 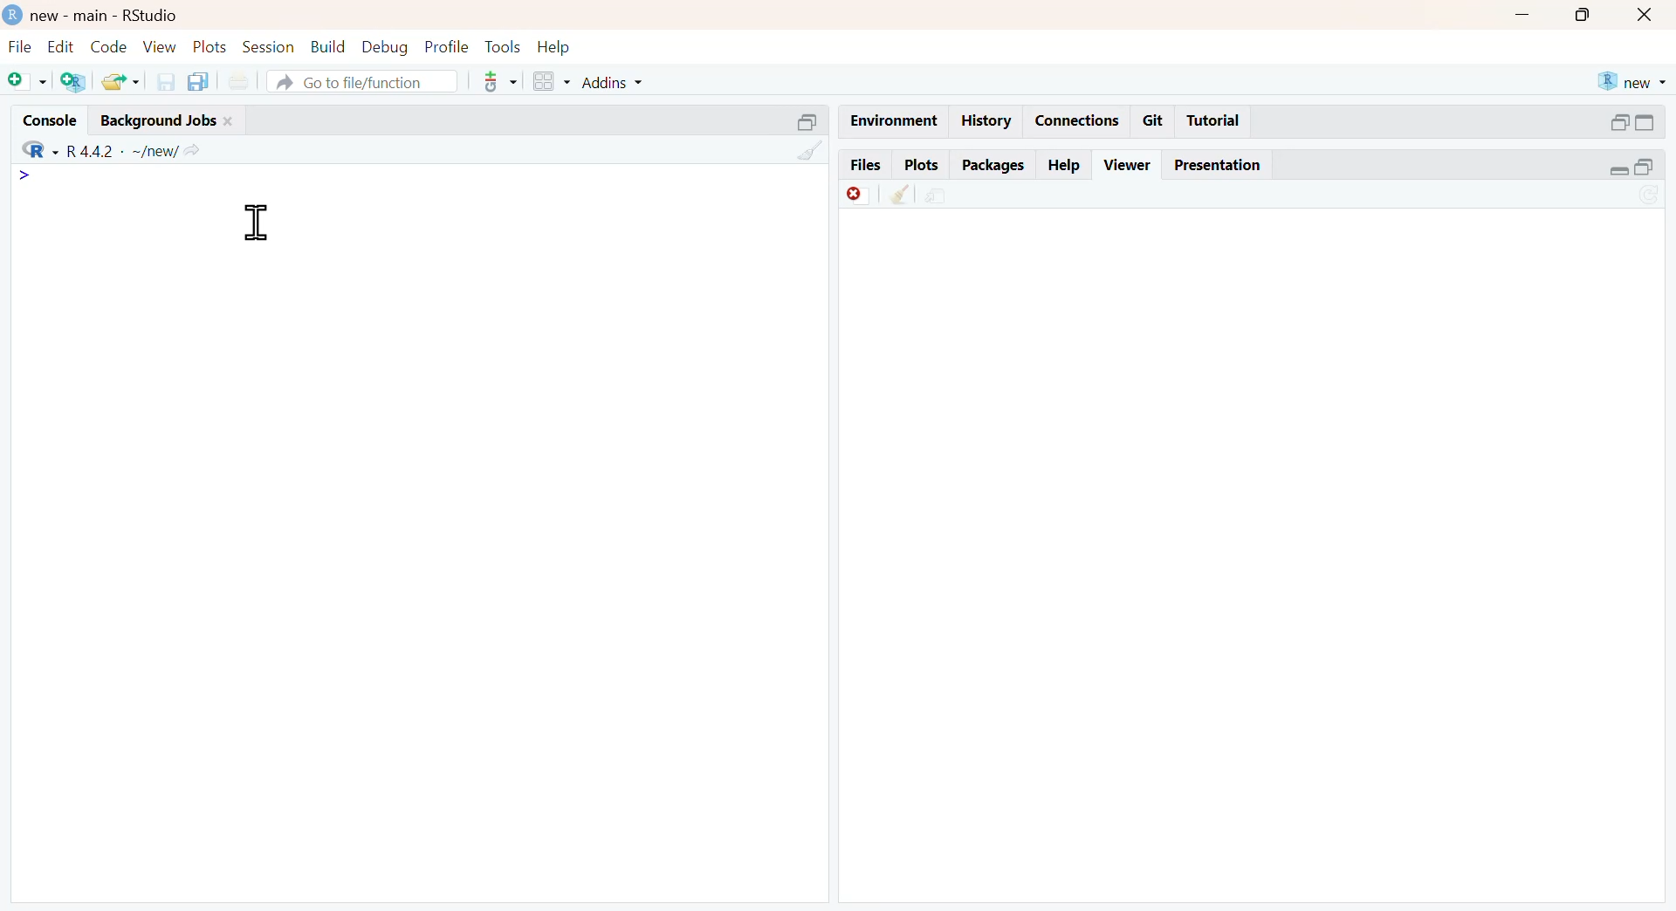 What do you see at coordinates (988, 121) in the screenshot?
I see `history` at bounding box center [988, 121].